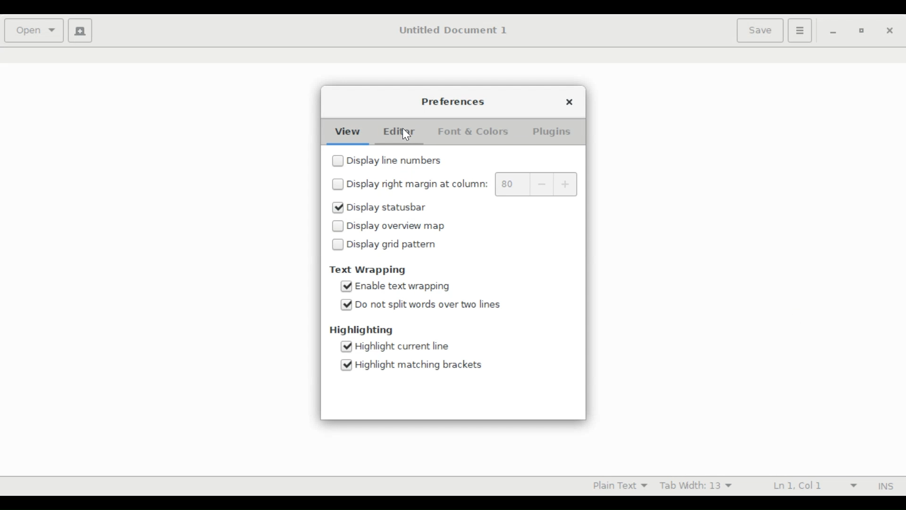  I want to click on Selected, so click(338, 207).